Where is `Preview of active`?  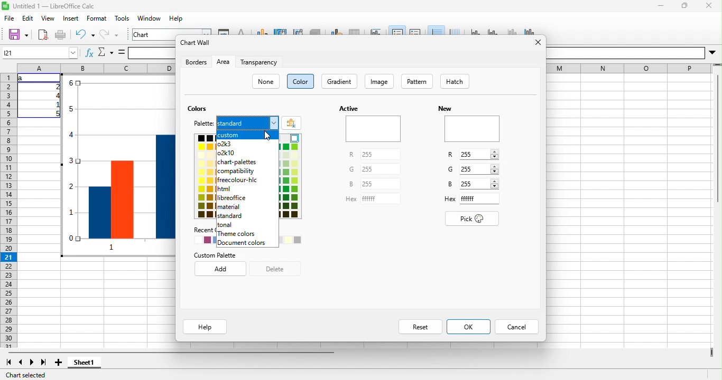
Preview of active is located at coordinates (373, 129).